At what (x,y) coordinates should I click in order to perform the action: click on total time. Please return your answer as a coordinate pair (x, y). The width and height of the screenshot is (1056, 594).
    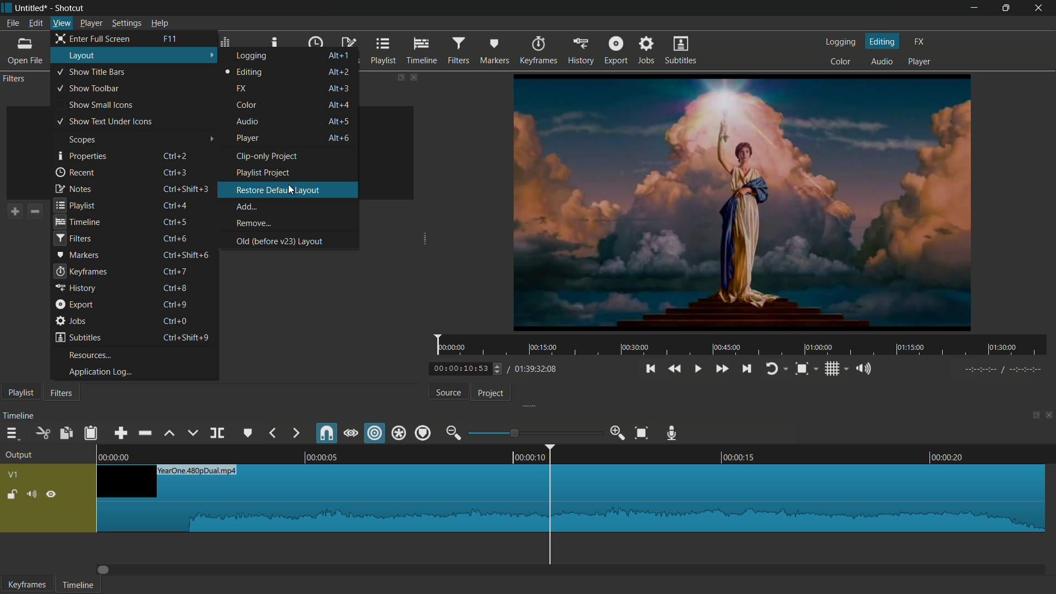
    Looking at the image, I should click on (535, 370).